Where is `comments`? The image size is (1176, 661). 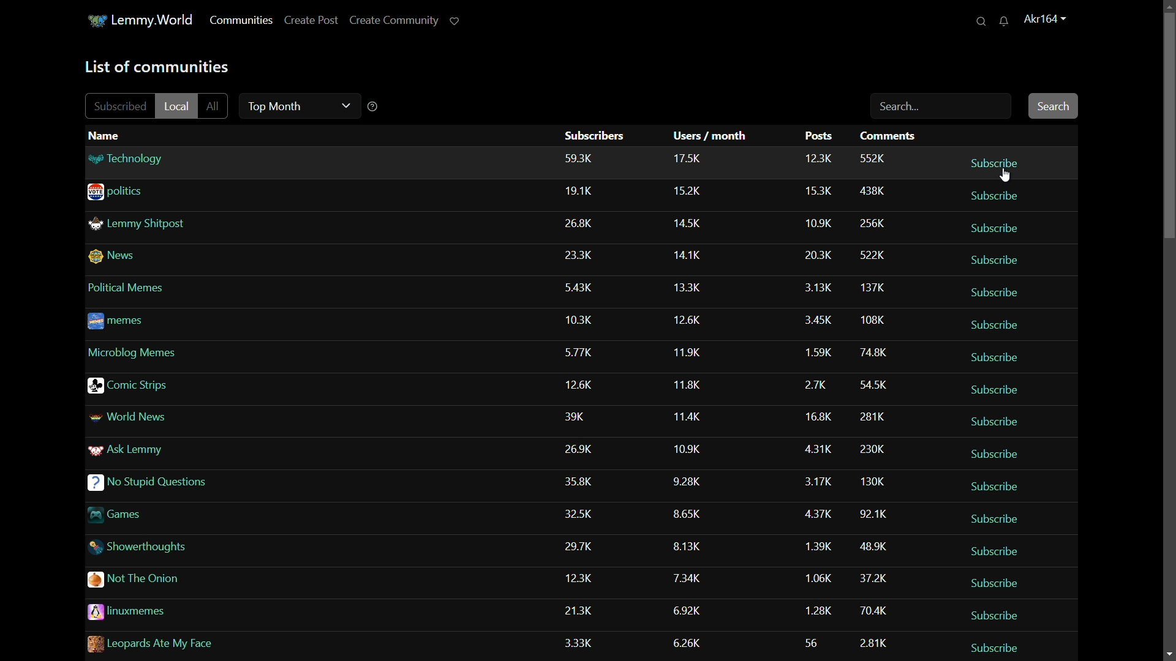 comments is located at coordinates (875, 156).